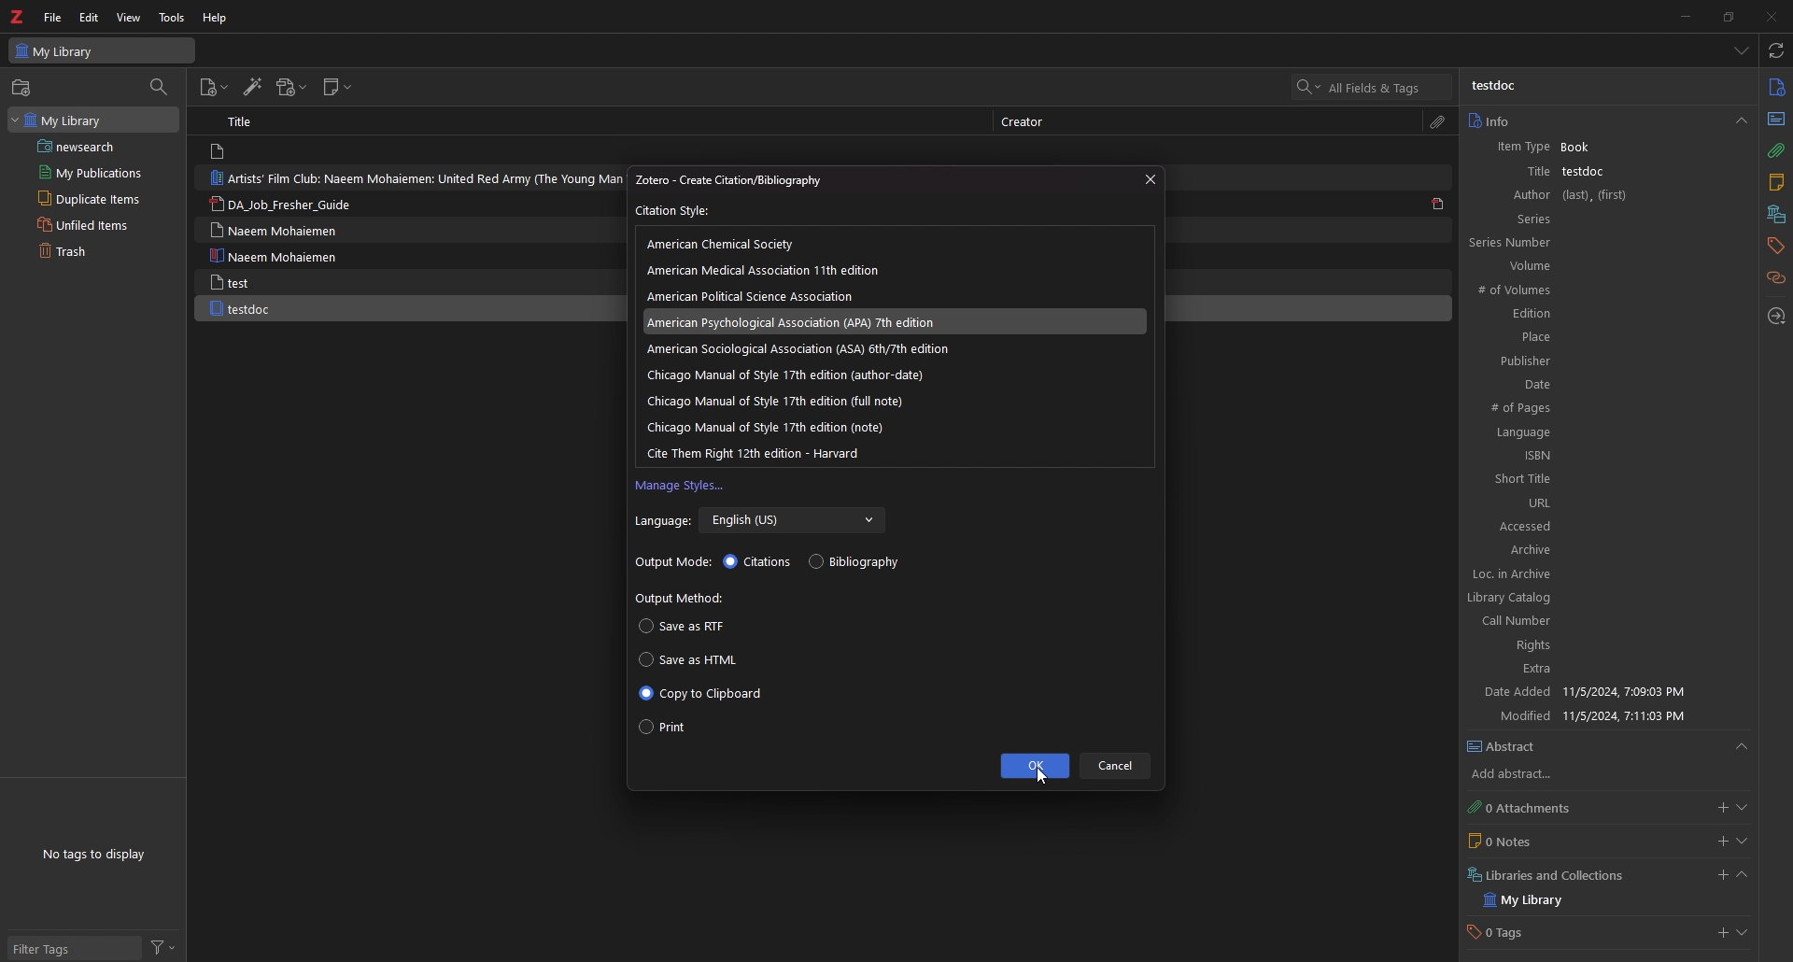 This screenshot has height=962, width=1793. What do you see at coordinates (1600, 384) in the screenshot?
I see `Date` at bounding box center [1600, 384].